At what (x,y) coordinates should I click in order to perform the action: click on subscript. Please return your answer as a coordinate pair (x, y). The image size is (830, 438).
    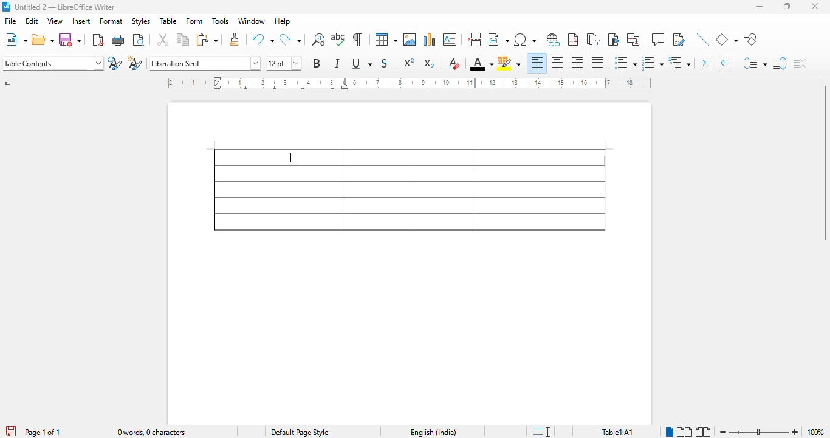
    Looking at the image, I should click on (428, 64).